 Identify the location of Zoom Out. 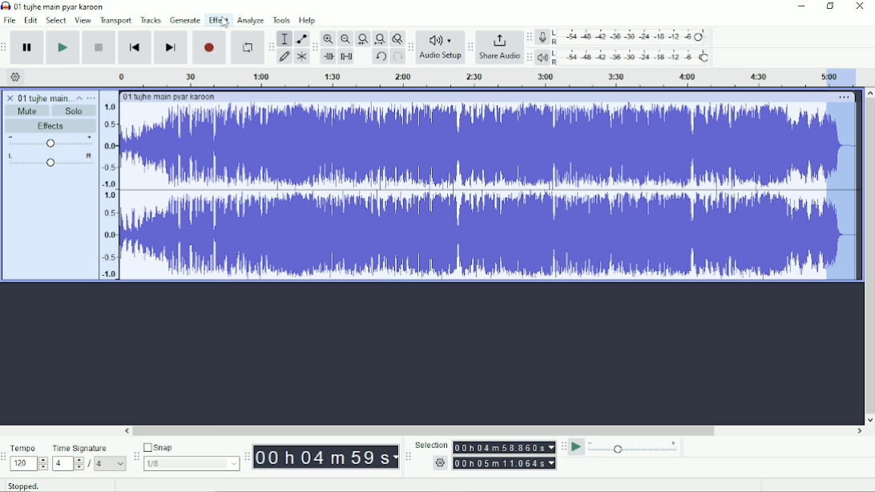
(345, 38).